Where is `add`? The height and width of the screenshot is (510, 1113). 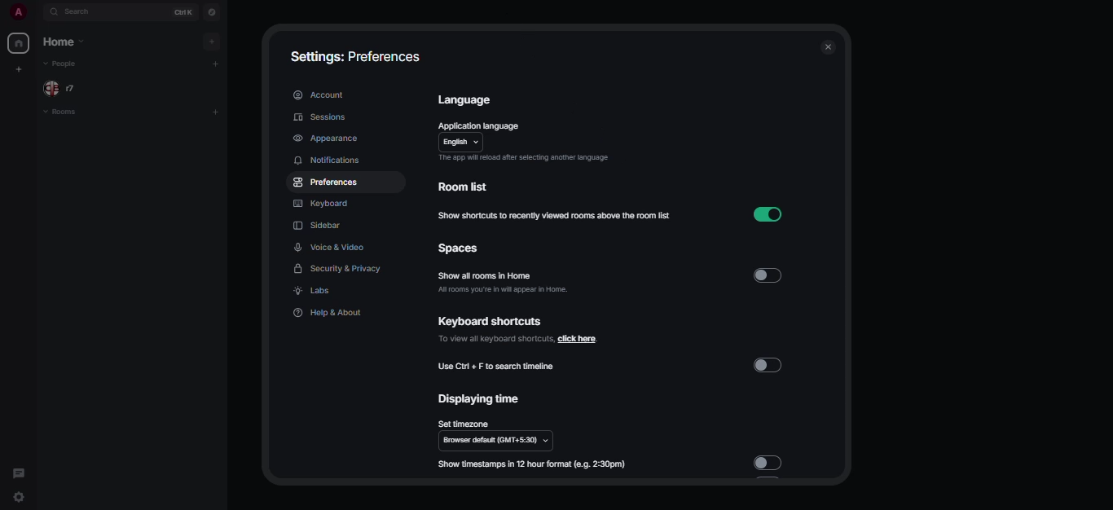 add is located at coordinates (216, 64).